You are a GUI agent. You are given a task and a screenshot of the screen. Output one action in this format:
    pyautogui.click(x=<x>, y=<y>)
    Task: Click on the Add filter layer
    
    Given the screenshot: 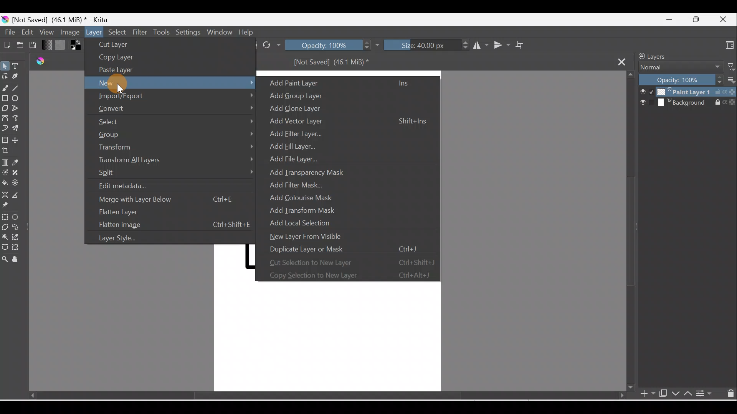 What is the action you would take?
    pyautogui.click(x=294, y=133)
    